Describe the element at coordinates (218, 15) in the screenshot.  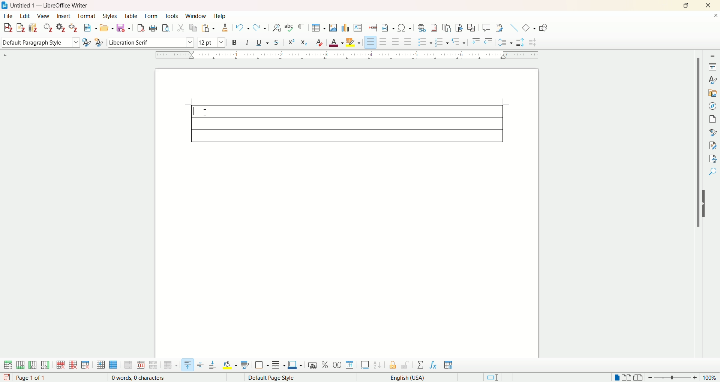
I see `help` at that location.